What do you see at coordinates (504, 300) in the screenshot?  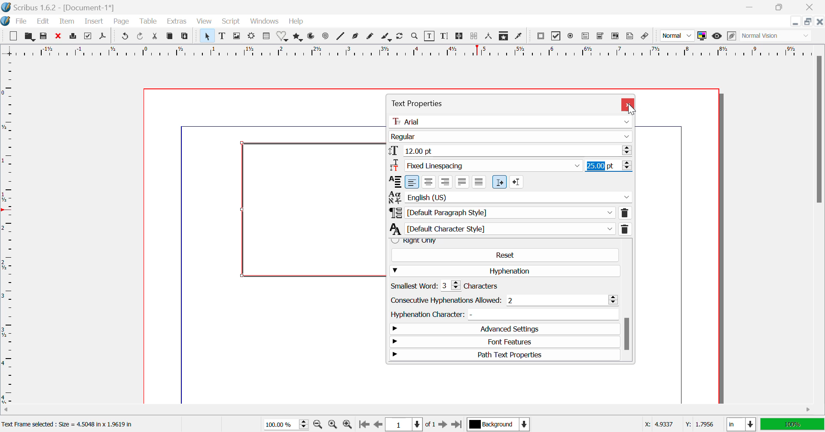 I see `Consecutive hyphenations: 2` at bounding box center [504, 300].